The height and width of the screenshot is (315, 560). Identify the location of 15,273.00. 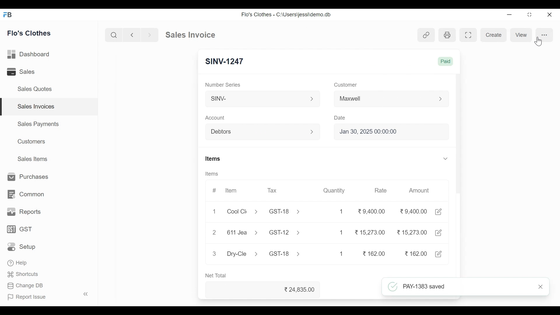
(370, 232).